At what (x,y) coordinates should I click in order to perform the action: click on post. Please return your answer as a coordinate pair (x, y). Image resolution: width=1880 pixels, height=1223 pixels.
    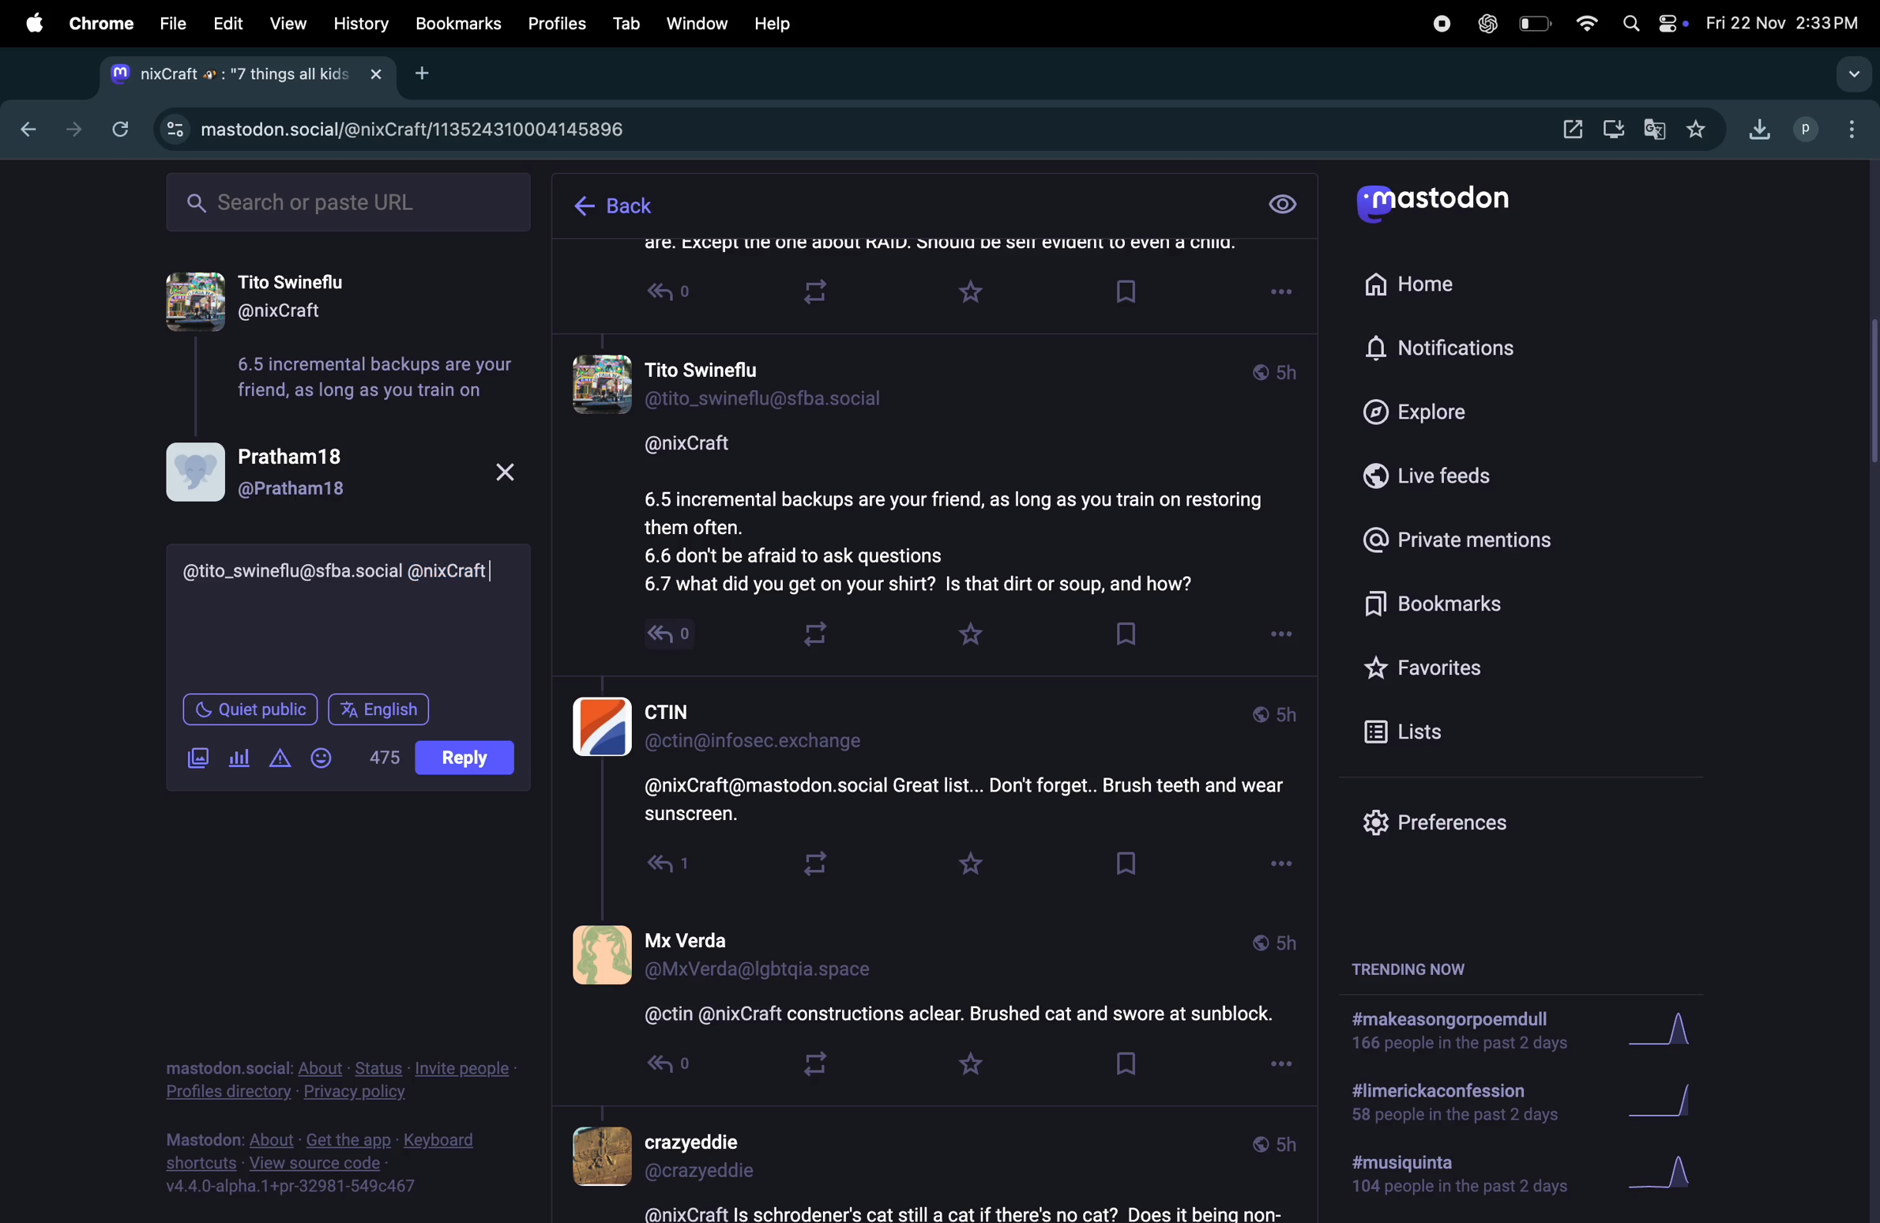
    Looking at the image, I should click on (469, 758).